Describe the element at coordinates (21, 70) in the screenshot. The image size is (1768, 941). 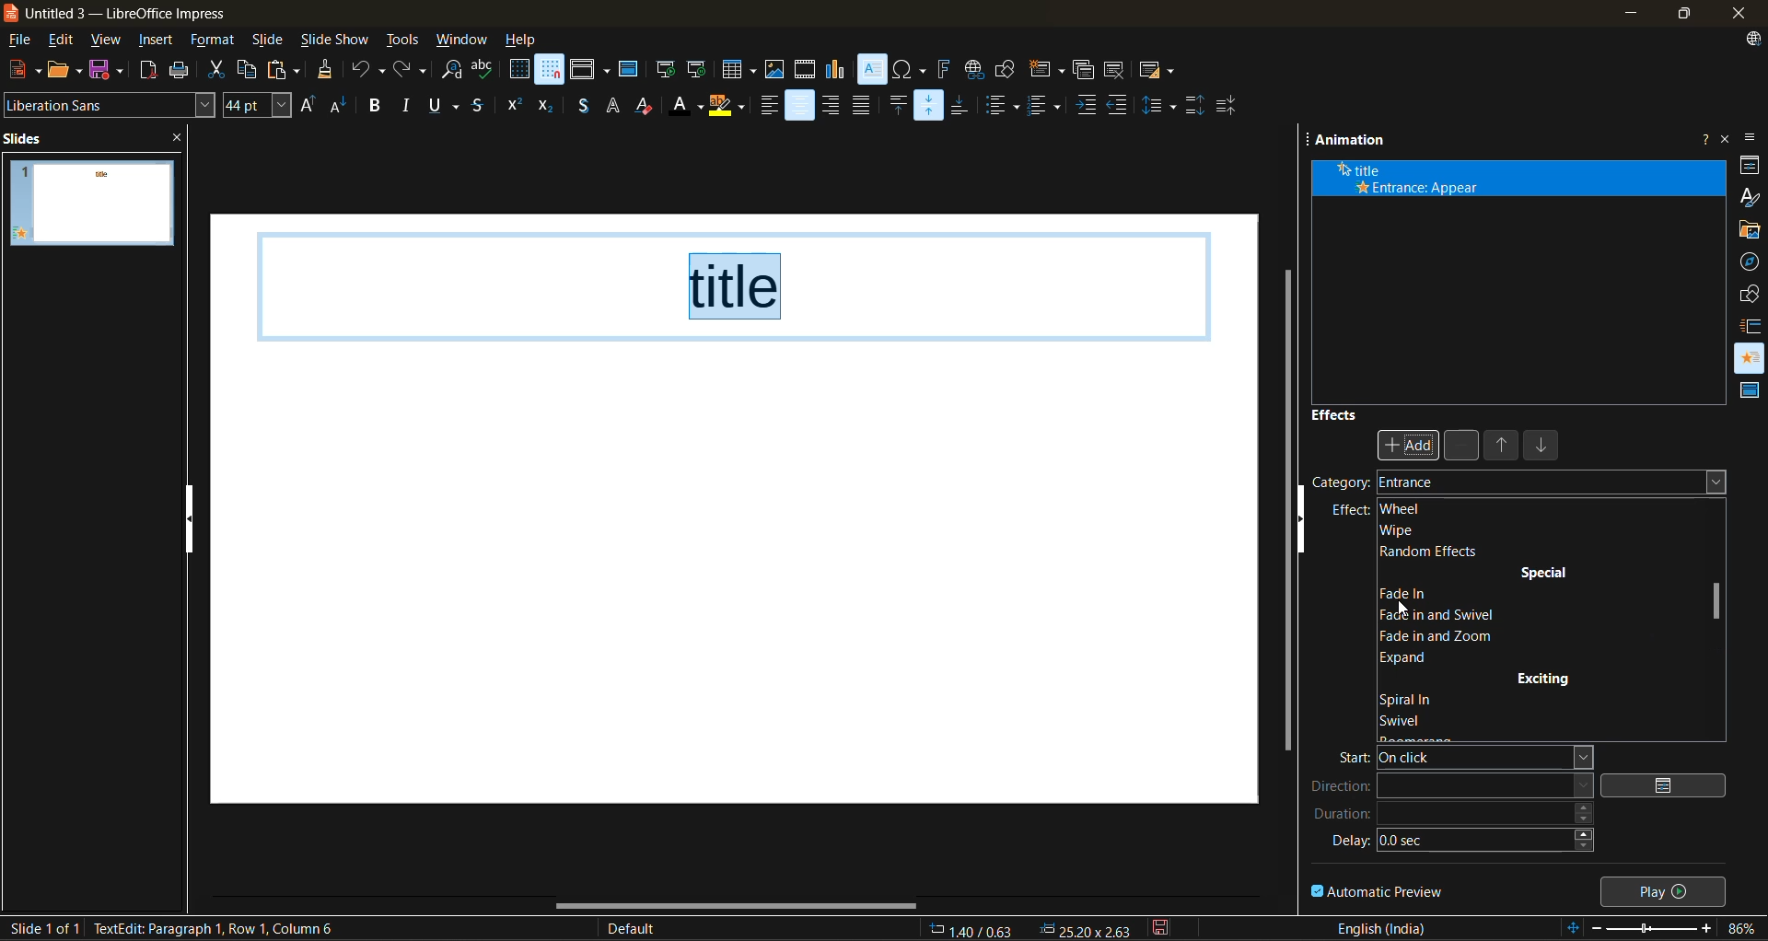
I see `new` at that location.